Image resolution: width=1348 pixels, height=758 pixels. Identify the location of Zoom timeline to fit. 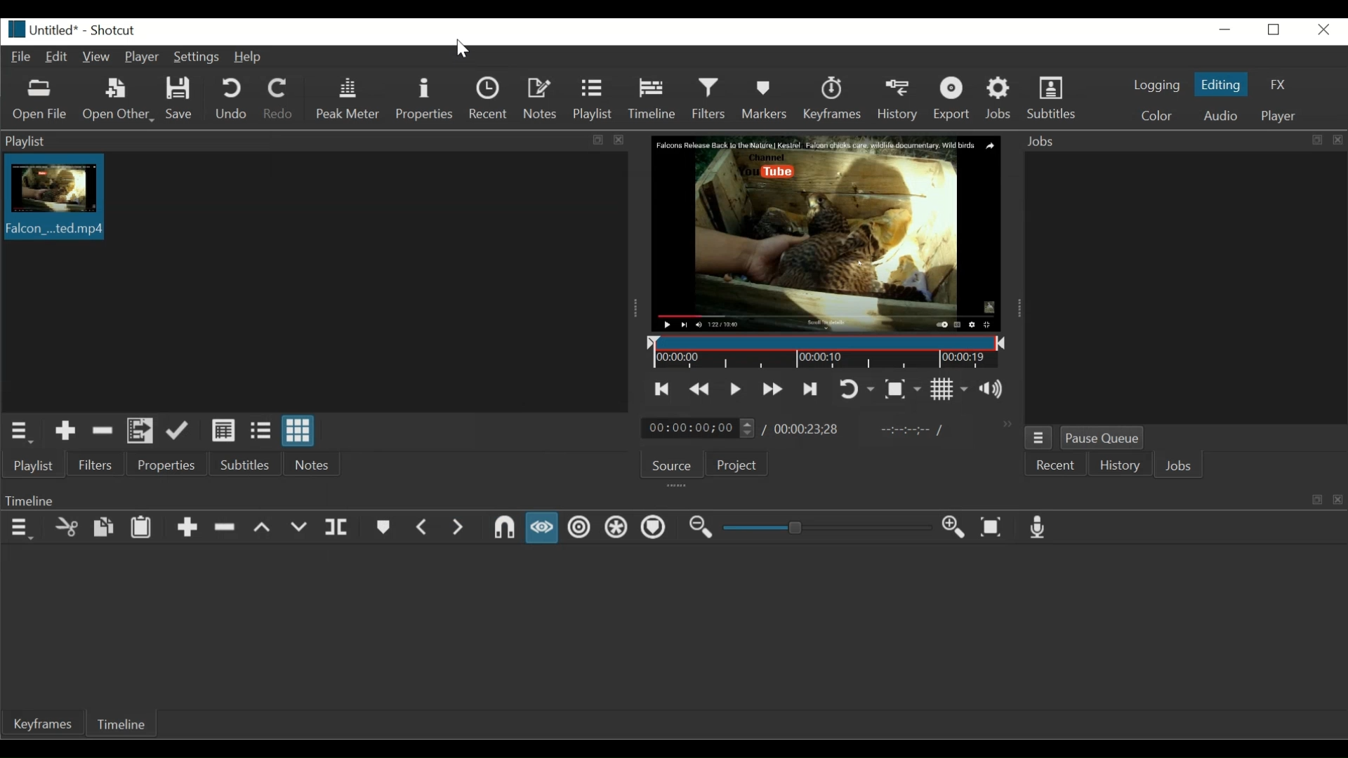
(993, 528).